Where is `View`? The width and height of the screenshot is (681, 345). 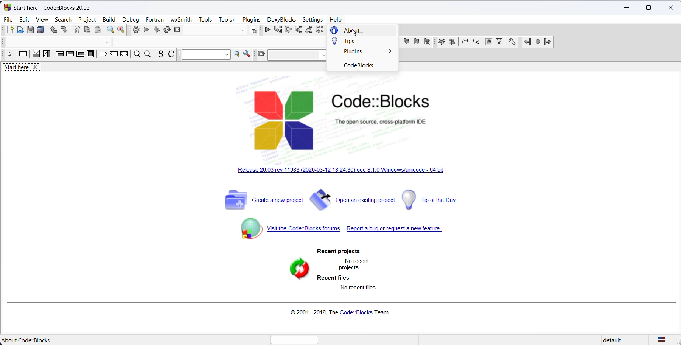
View is located at coordinates (43, 19).